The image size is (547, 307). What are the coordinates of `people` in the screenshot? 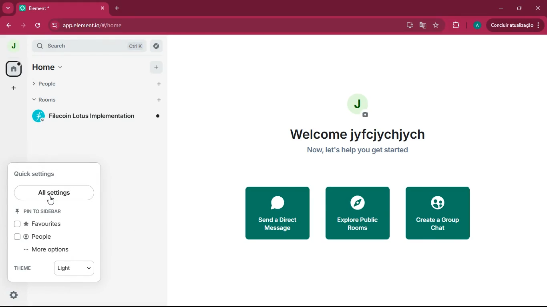 It's located at (39, 236).